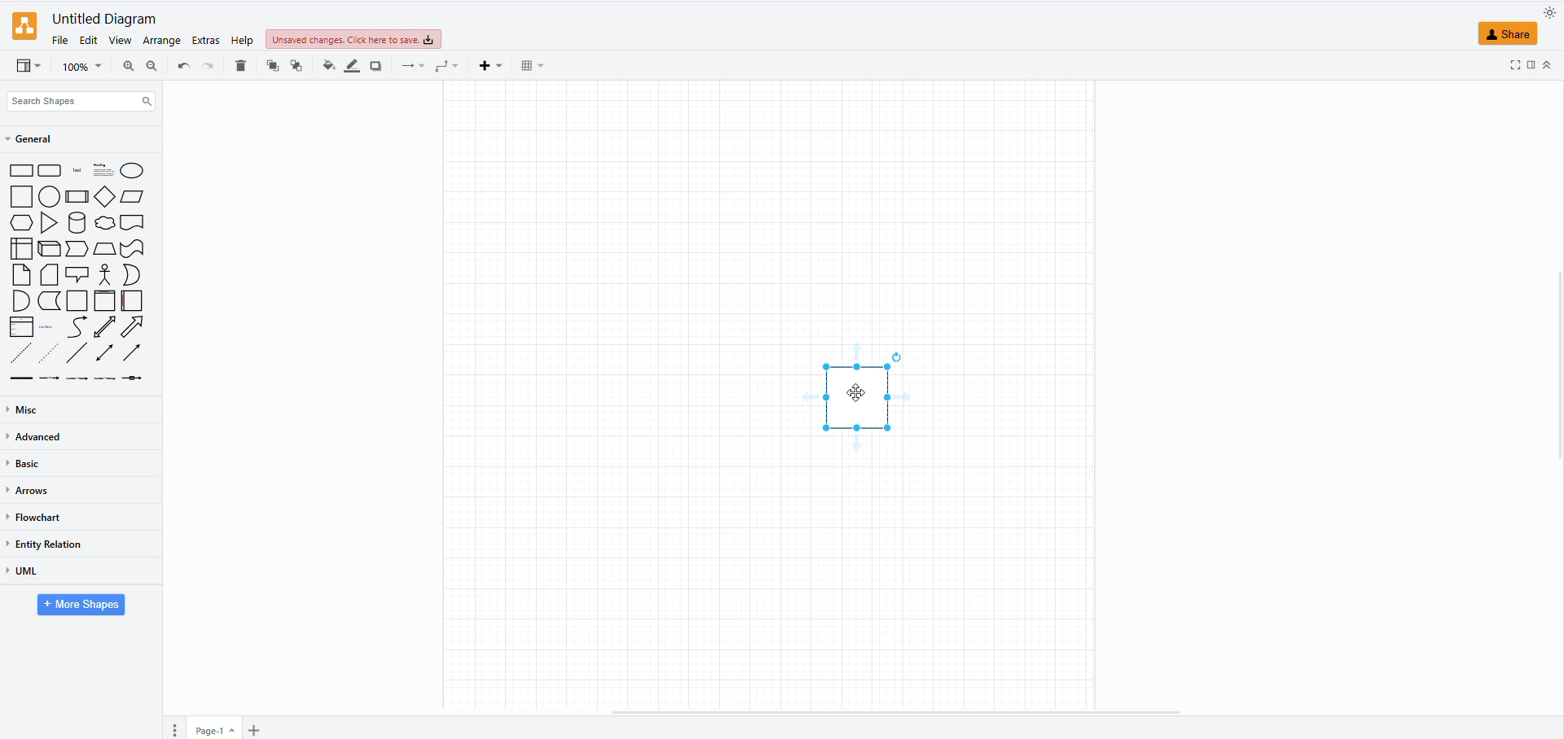  I want to click on untitled diagram, so click(103, 20).